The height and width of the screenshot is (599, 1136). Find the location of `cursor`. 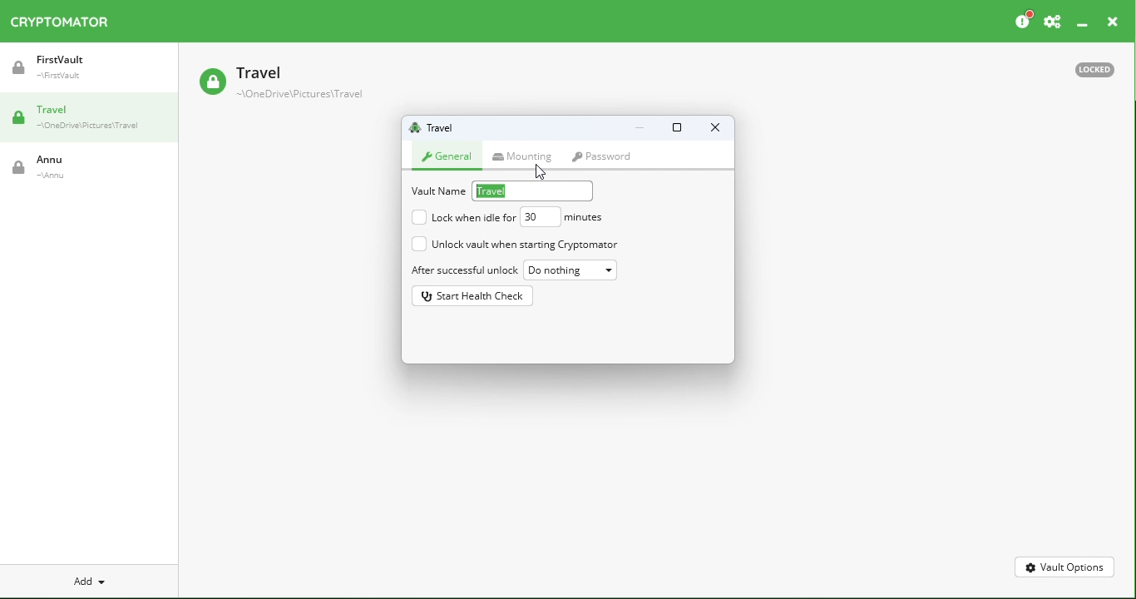

cursor is located at coordinates (541, 171).